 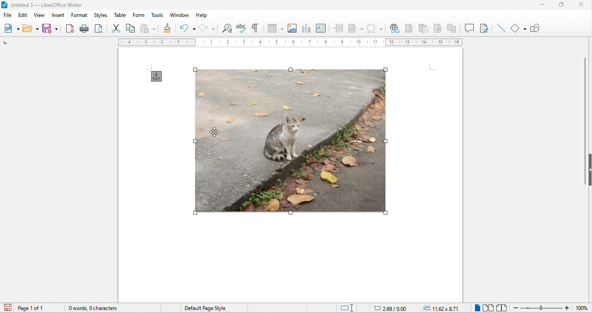 I want to click on edit, so click(x=23, y=15).